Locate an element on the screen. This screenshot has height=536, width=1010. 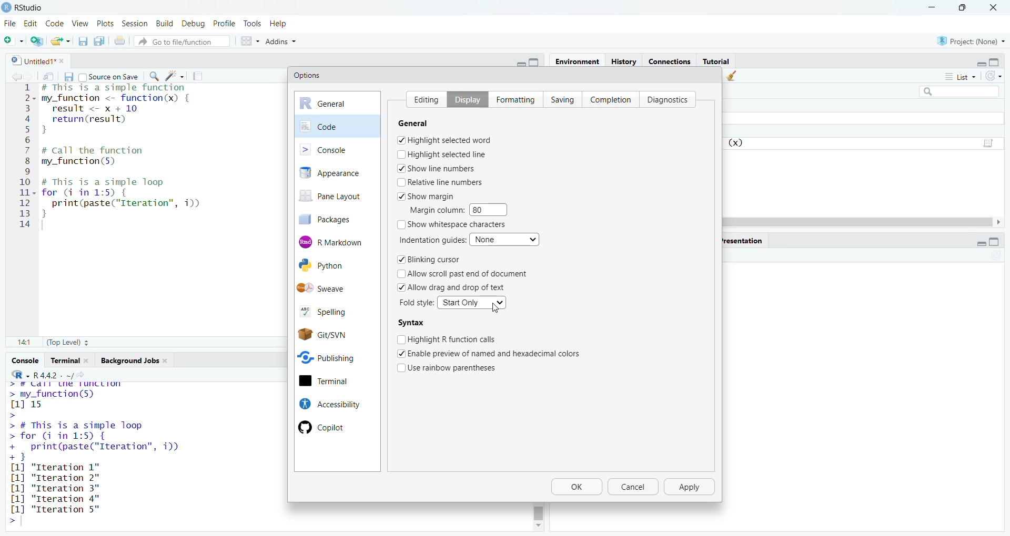
help is located at coordinates (282, 23).